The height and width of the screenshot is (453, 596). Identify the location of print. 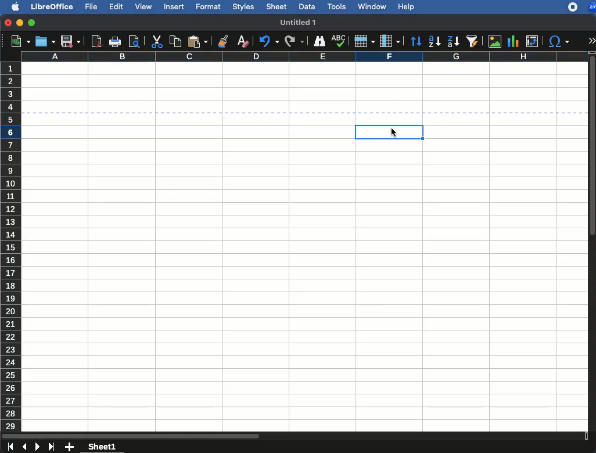
(116, 42).